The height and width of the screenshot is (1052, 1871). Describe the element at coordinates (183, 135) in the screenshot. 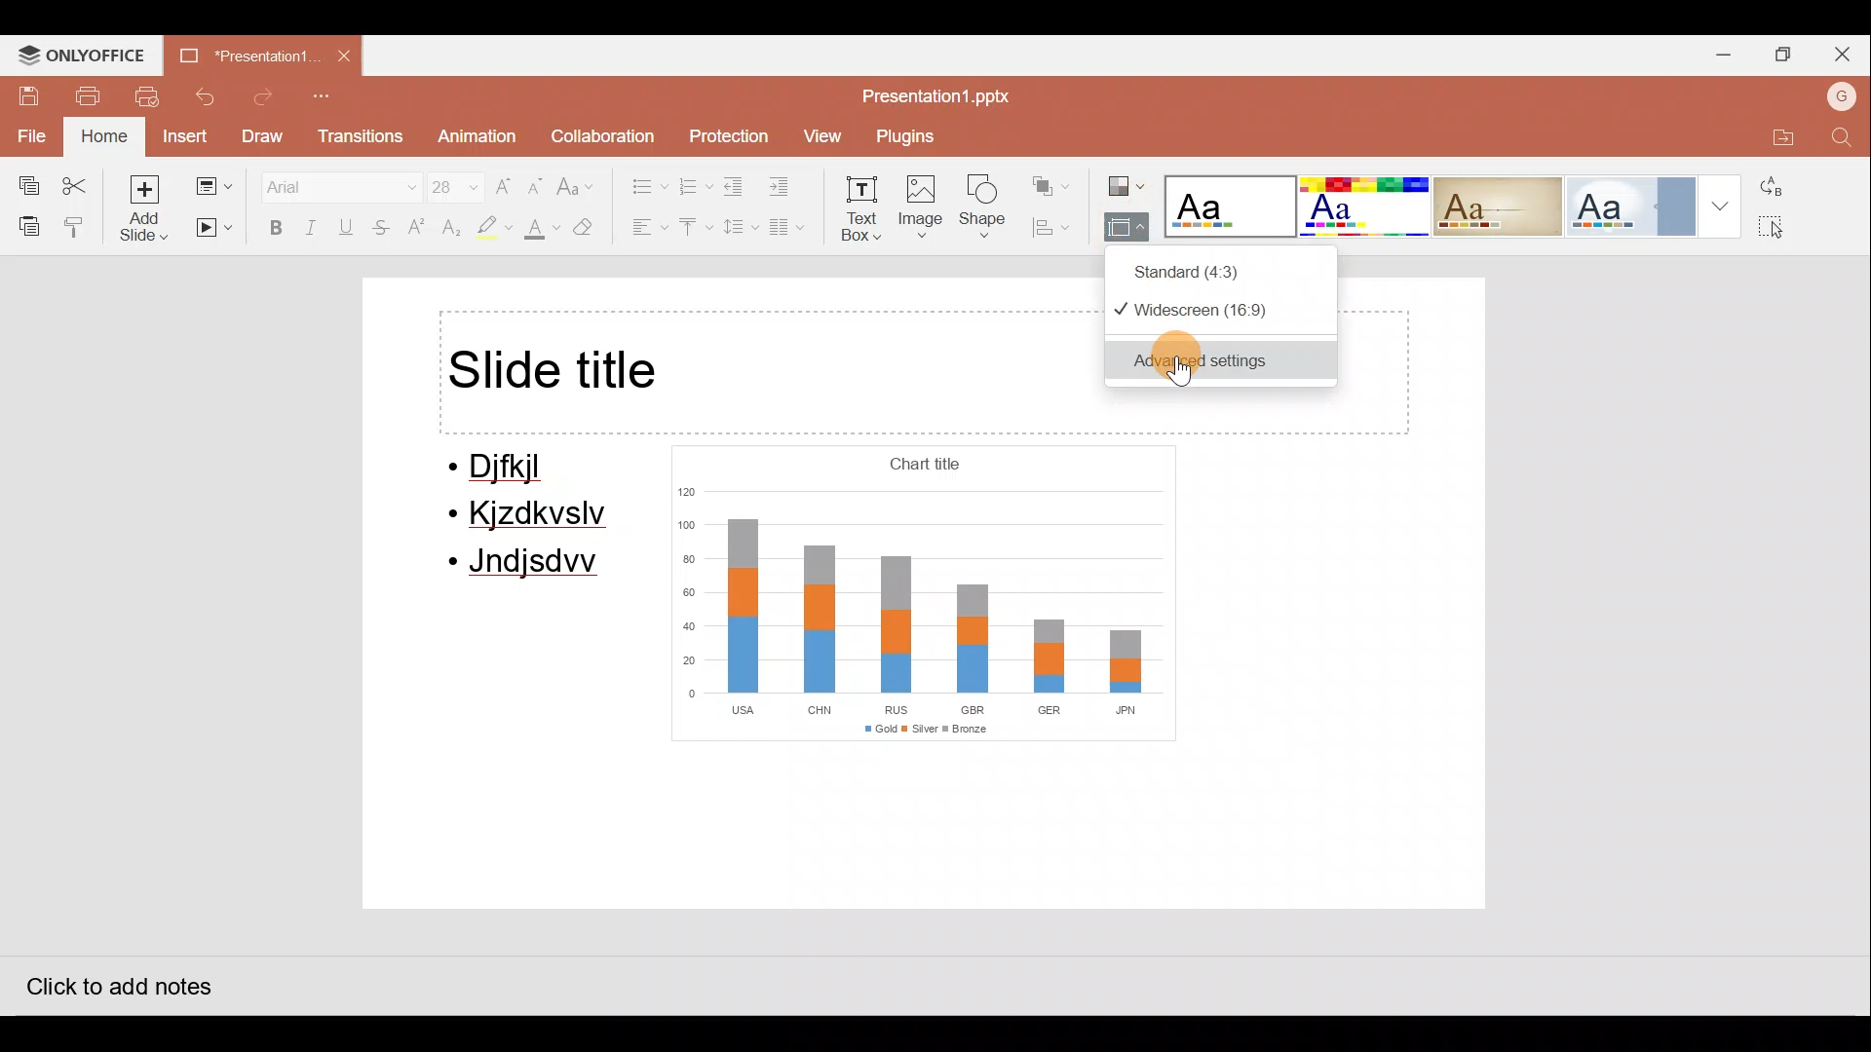

I see `Insert` at that location.